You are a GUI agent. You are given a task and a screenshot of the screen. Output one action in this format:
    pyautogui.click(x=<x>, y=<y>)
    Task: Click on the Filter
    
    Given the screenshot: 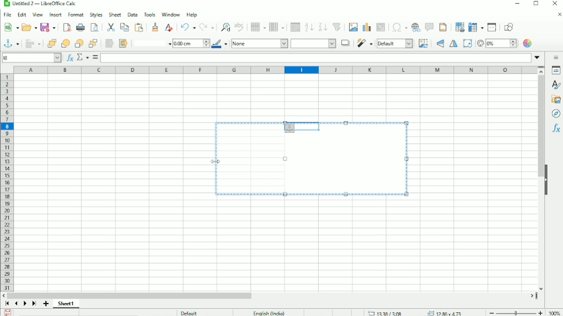 What is the action you would take?
    pyautogui.click(x=365, y=43)
    